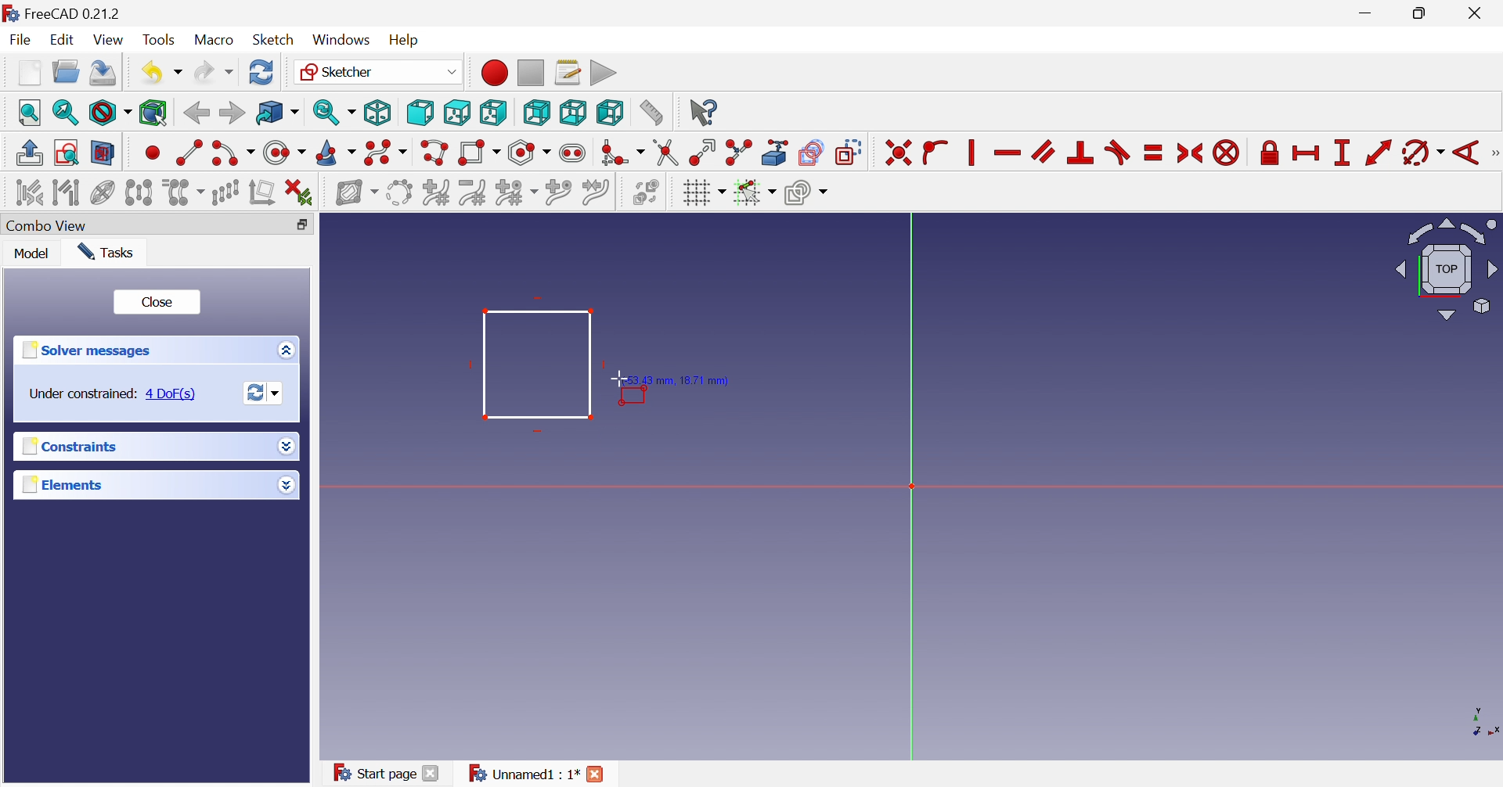  I want to click on , so click(299, 193).